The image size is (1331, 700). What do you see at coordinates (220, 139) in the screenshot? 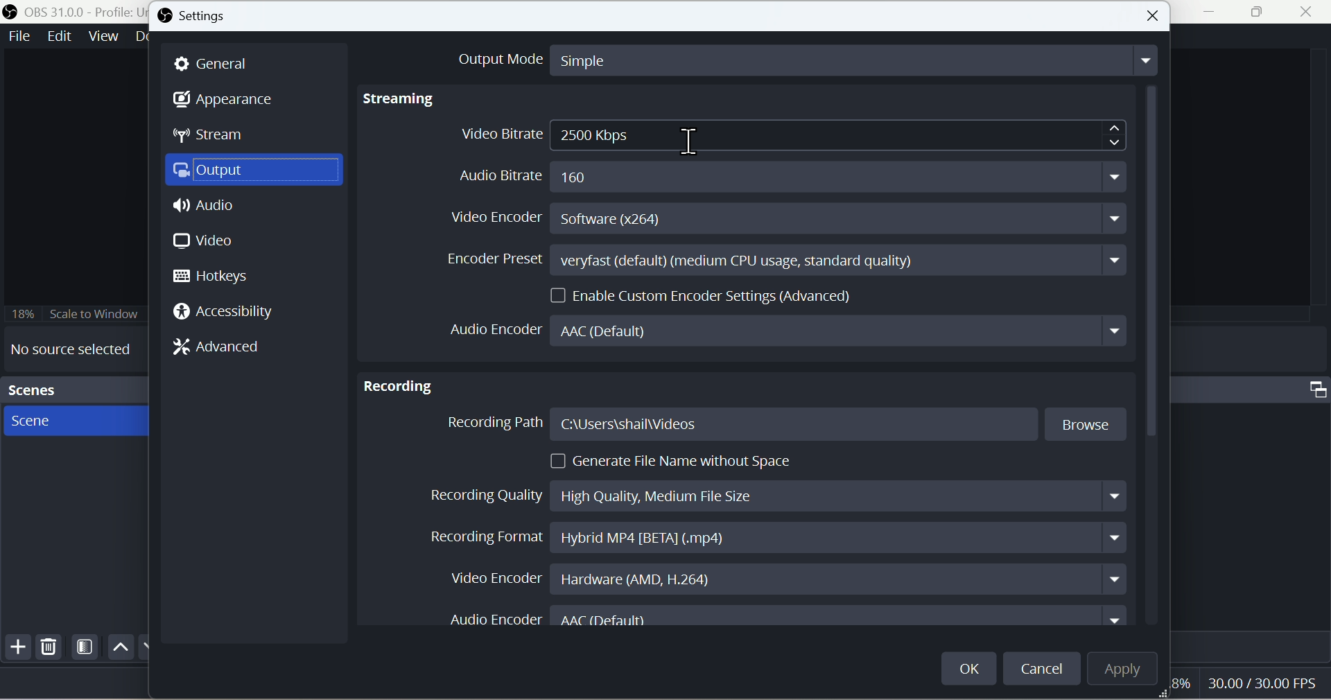
I see `Stream` at bounding box center [220, 139].